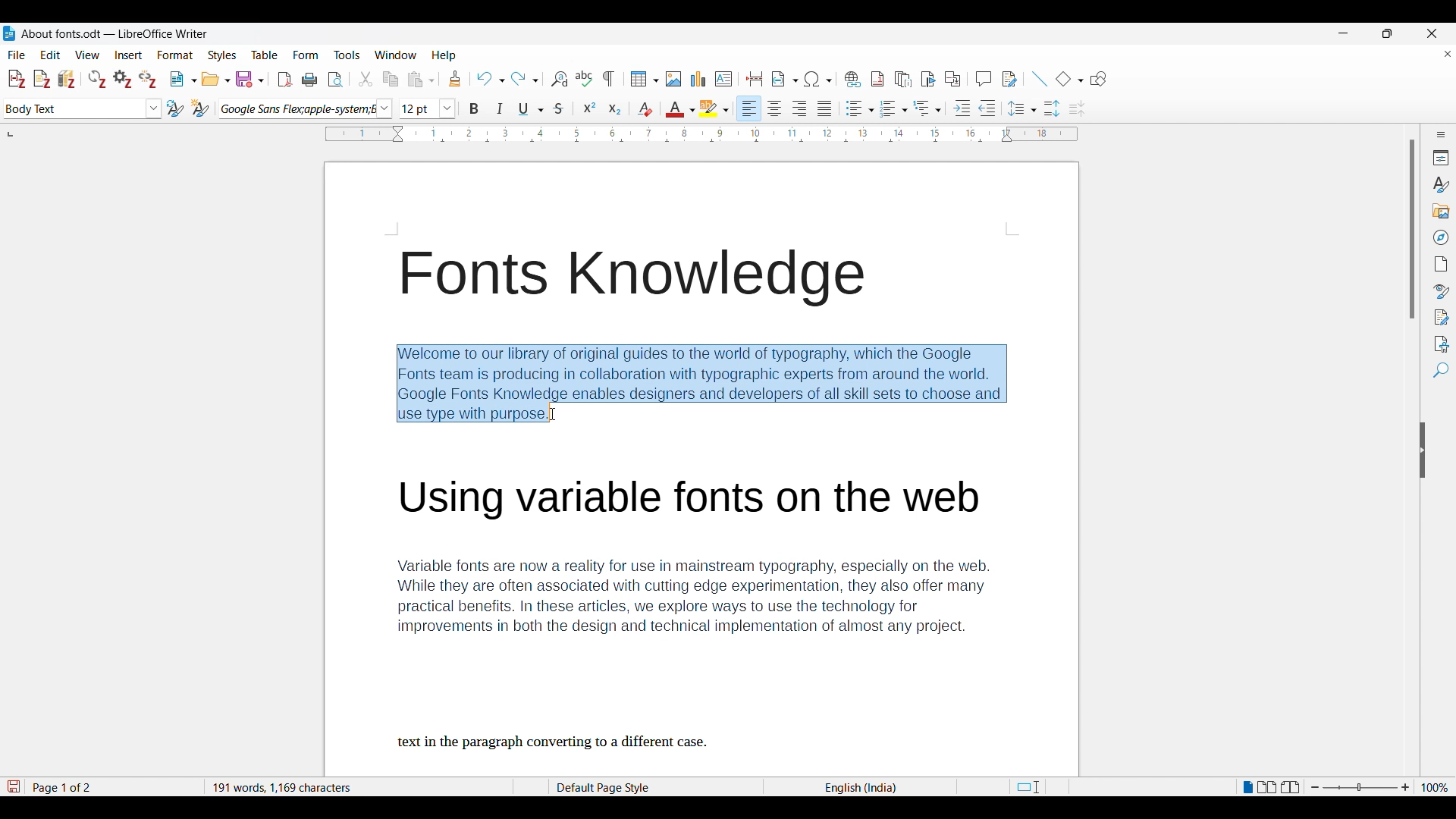 This screenshot has width=1456, height=819. What do you see at coordinates (608, 79) in the screenshot?
I see `Toggle formatting marks` at bounding box center [608, 79].